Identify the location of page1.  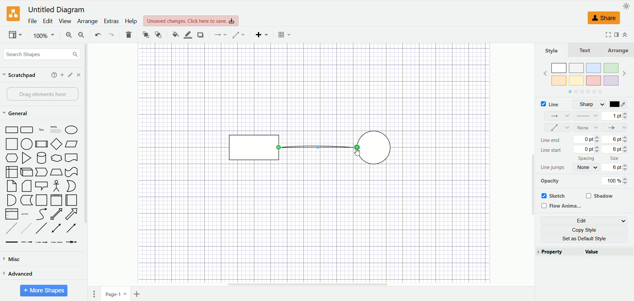
(116, 294).